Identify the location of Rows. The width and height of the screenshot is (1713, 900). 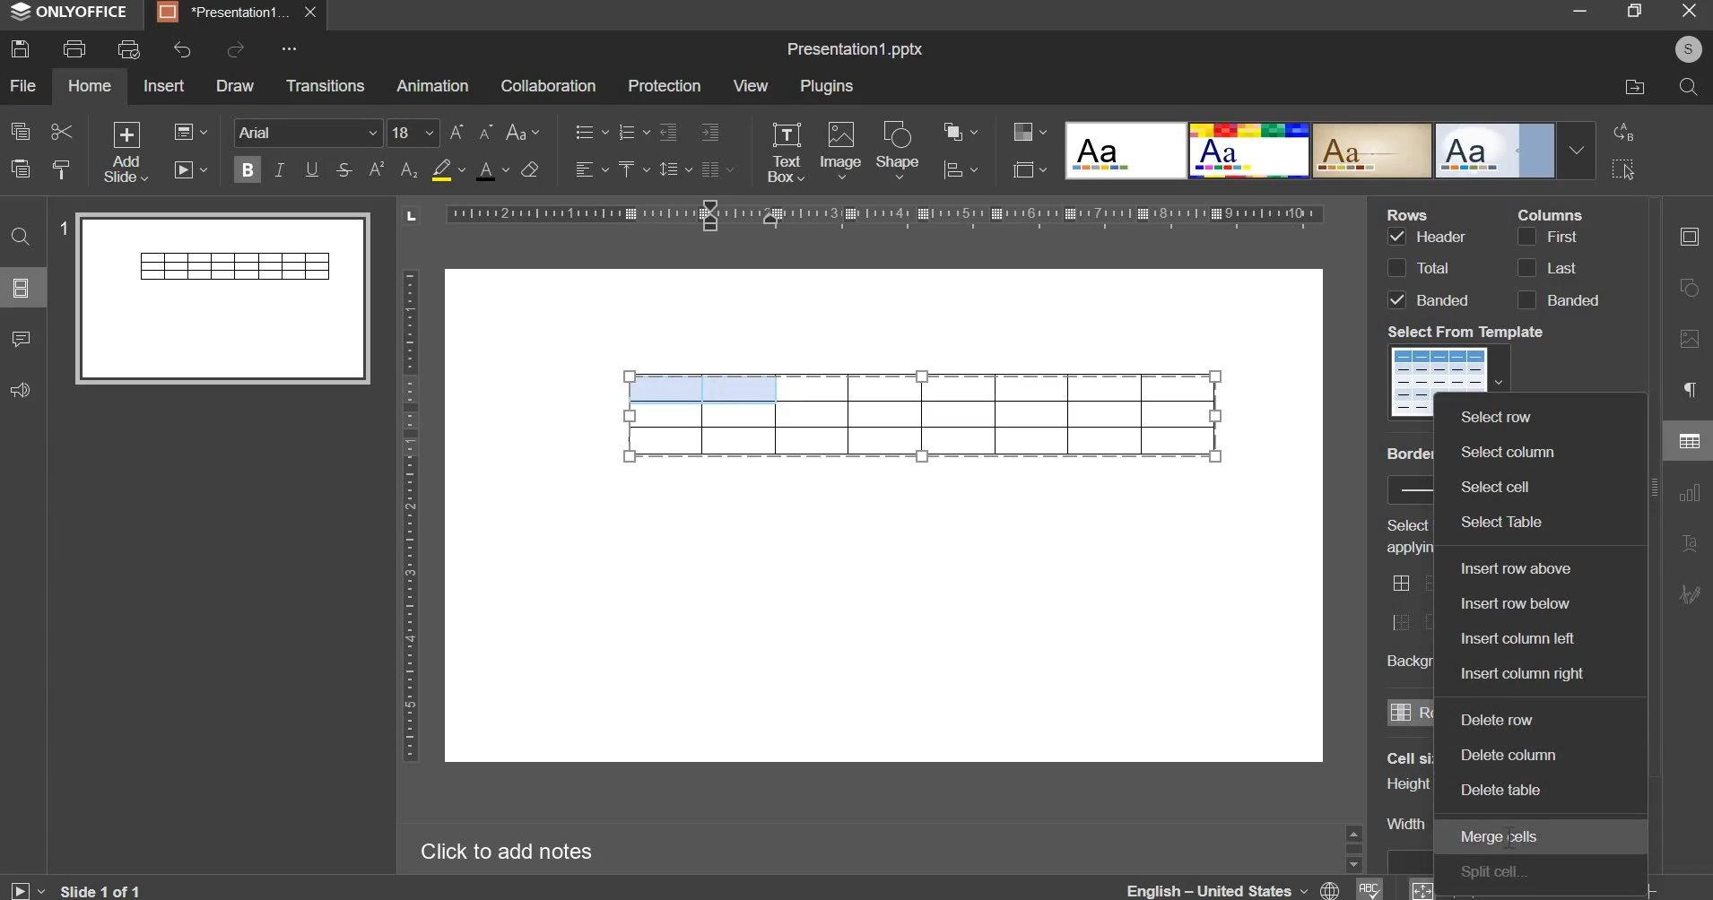
(1412, 213).